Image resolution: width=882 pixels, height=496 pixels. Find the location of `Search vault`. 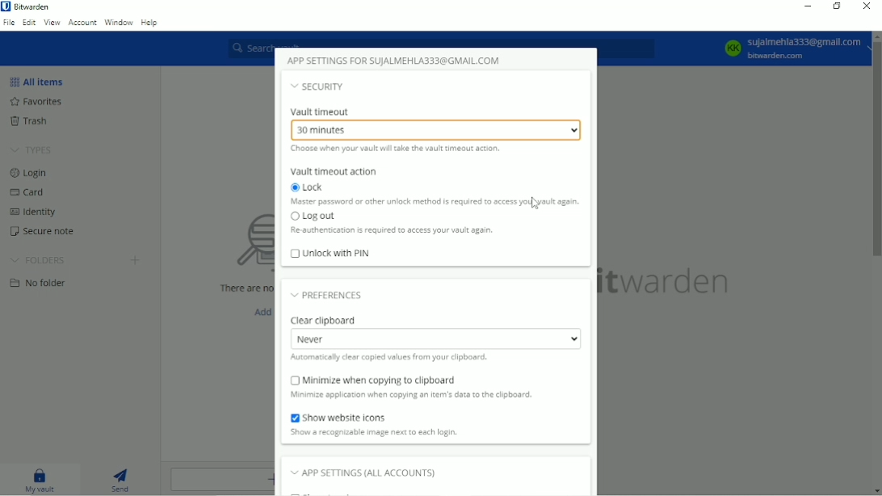

Search vault is located at coordinates (443, 40).